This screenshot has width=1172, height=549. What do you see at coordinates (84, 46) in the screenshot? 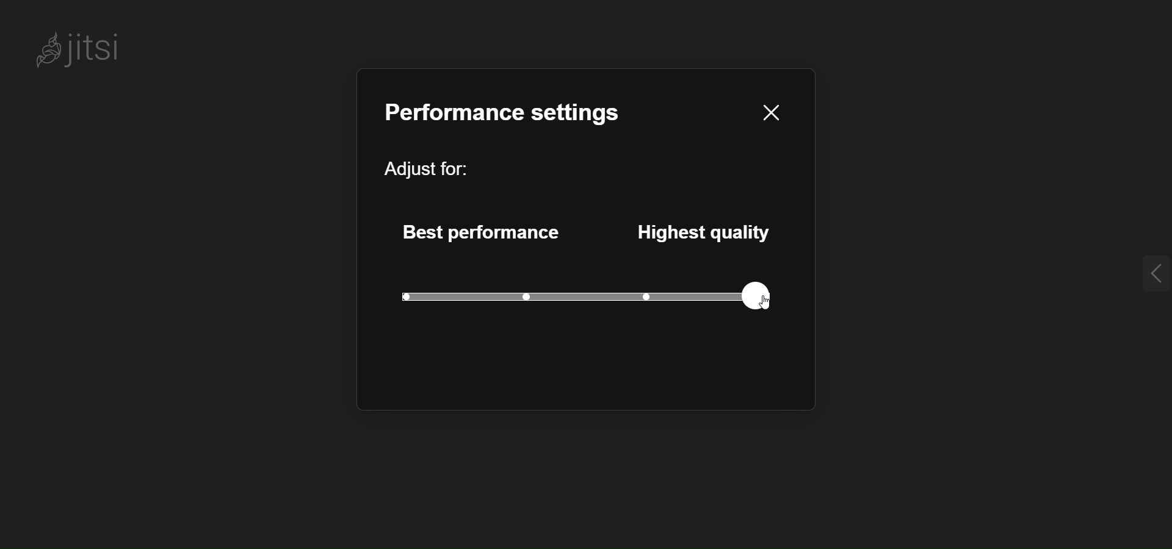
I see `Jitsi` at bounding box center [84, 46].